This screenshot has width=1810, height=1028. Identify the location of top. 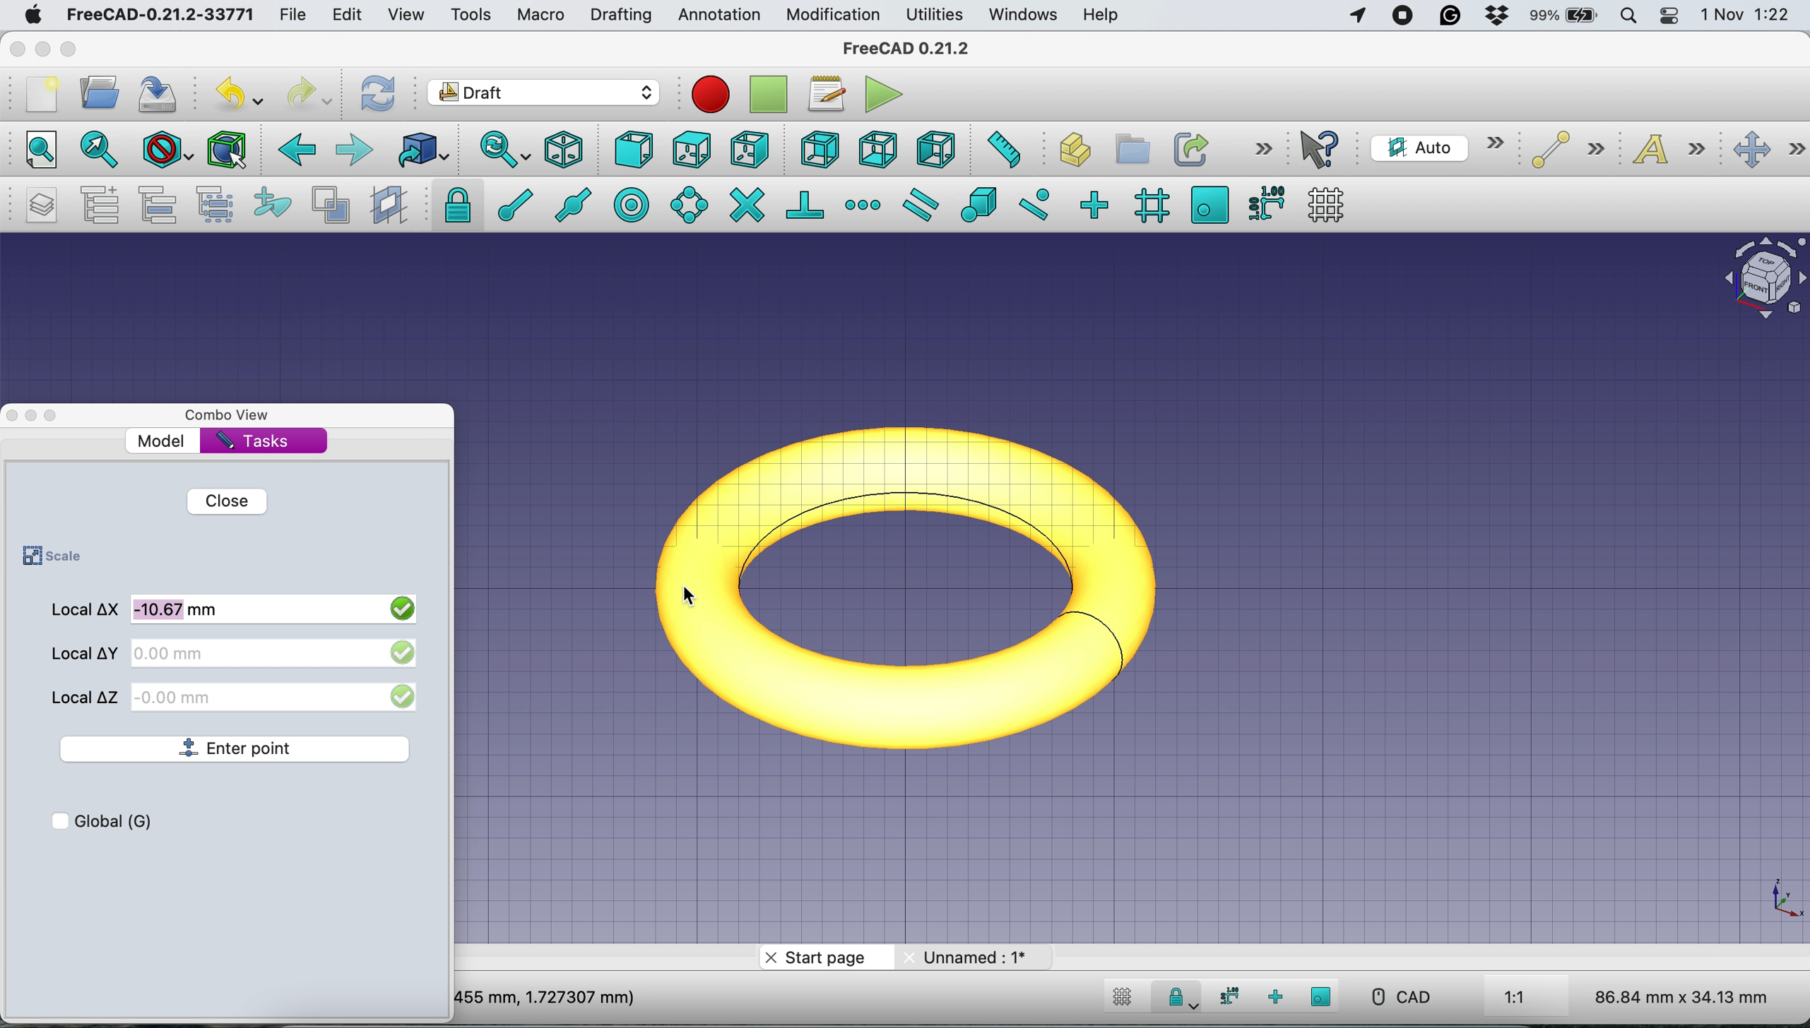
(690, 148).